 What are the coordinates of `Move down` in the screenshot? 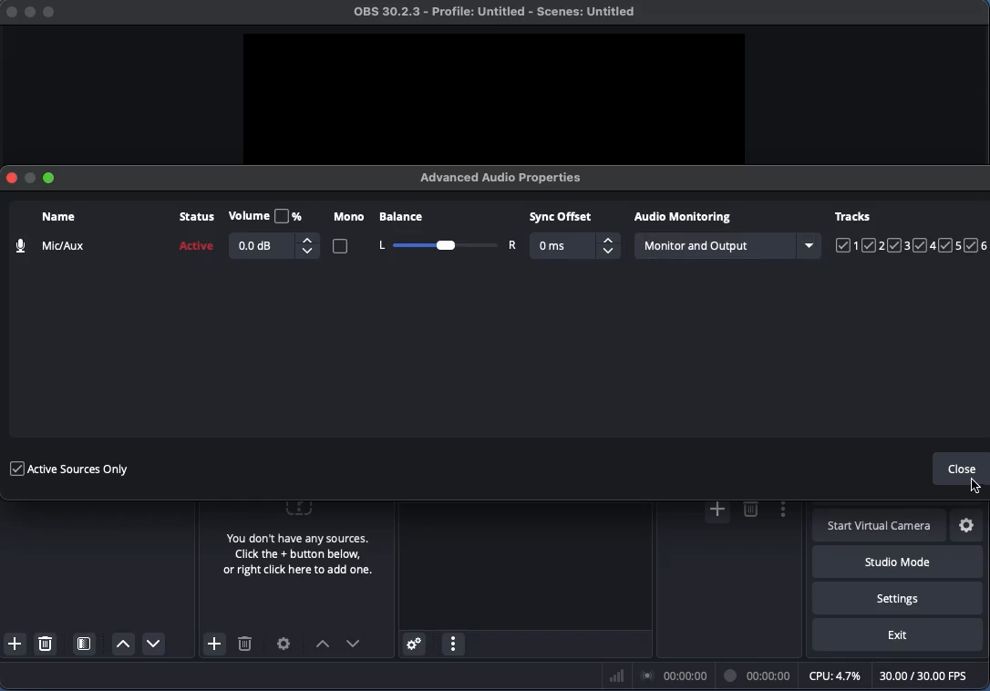 It's located at (354, 644).